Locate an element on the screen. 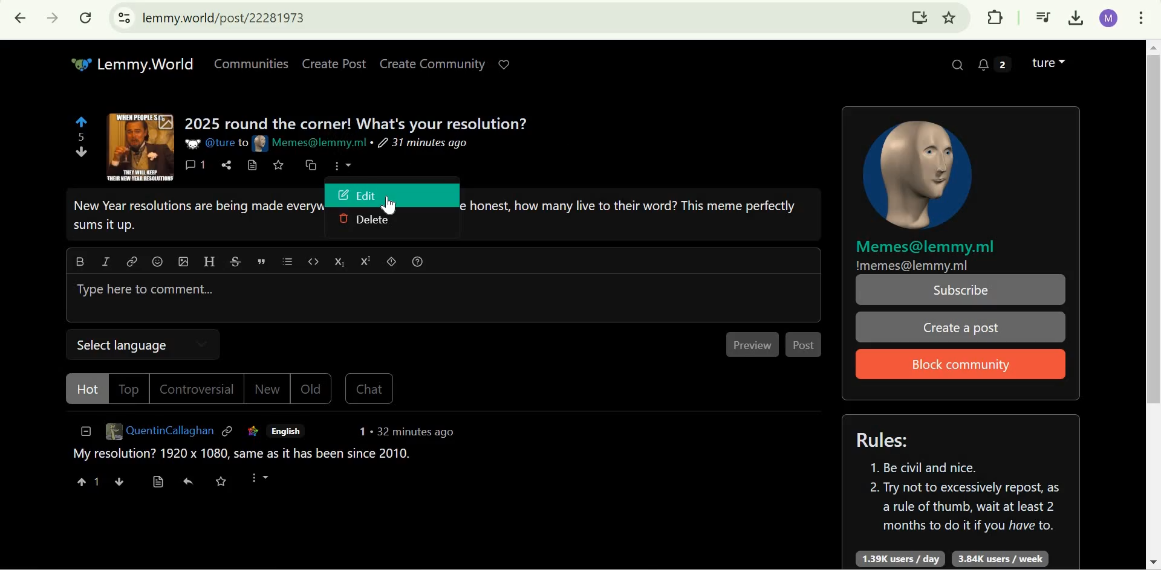 Image resolution: width=1161 pixels, height=570 pixels. Create a post is located at coordinates (959, 327).